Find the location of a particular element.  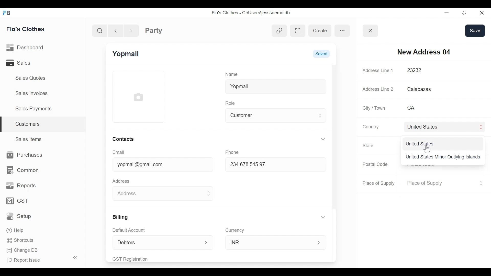

State is located at coordinates (369, 145).